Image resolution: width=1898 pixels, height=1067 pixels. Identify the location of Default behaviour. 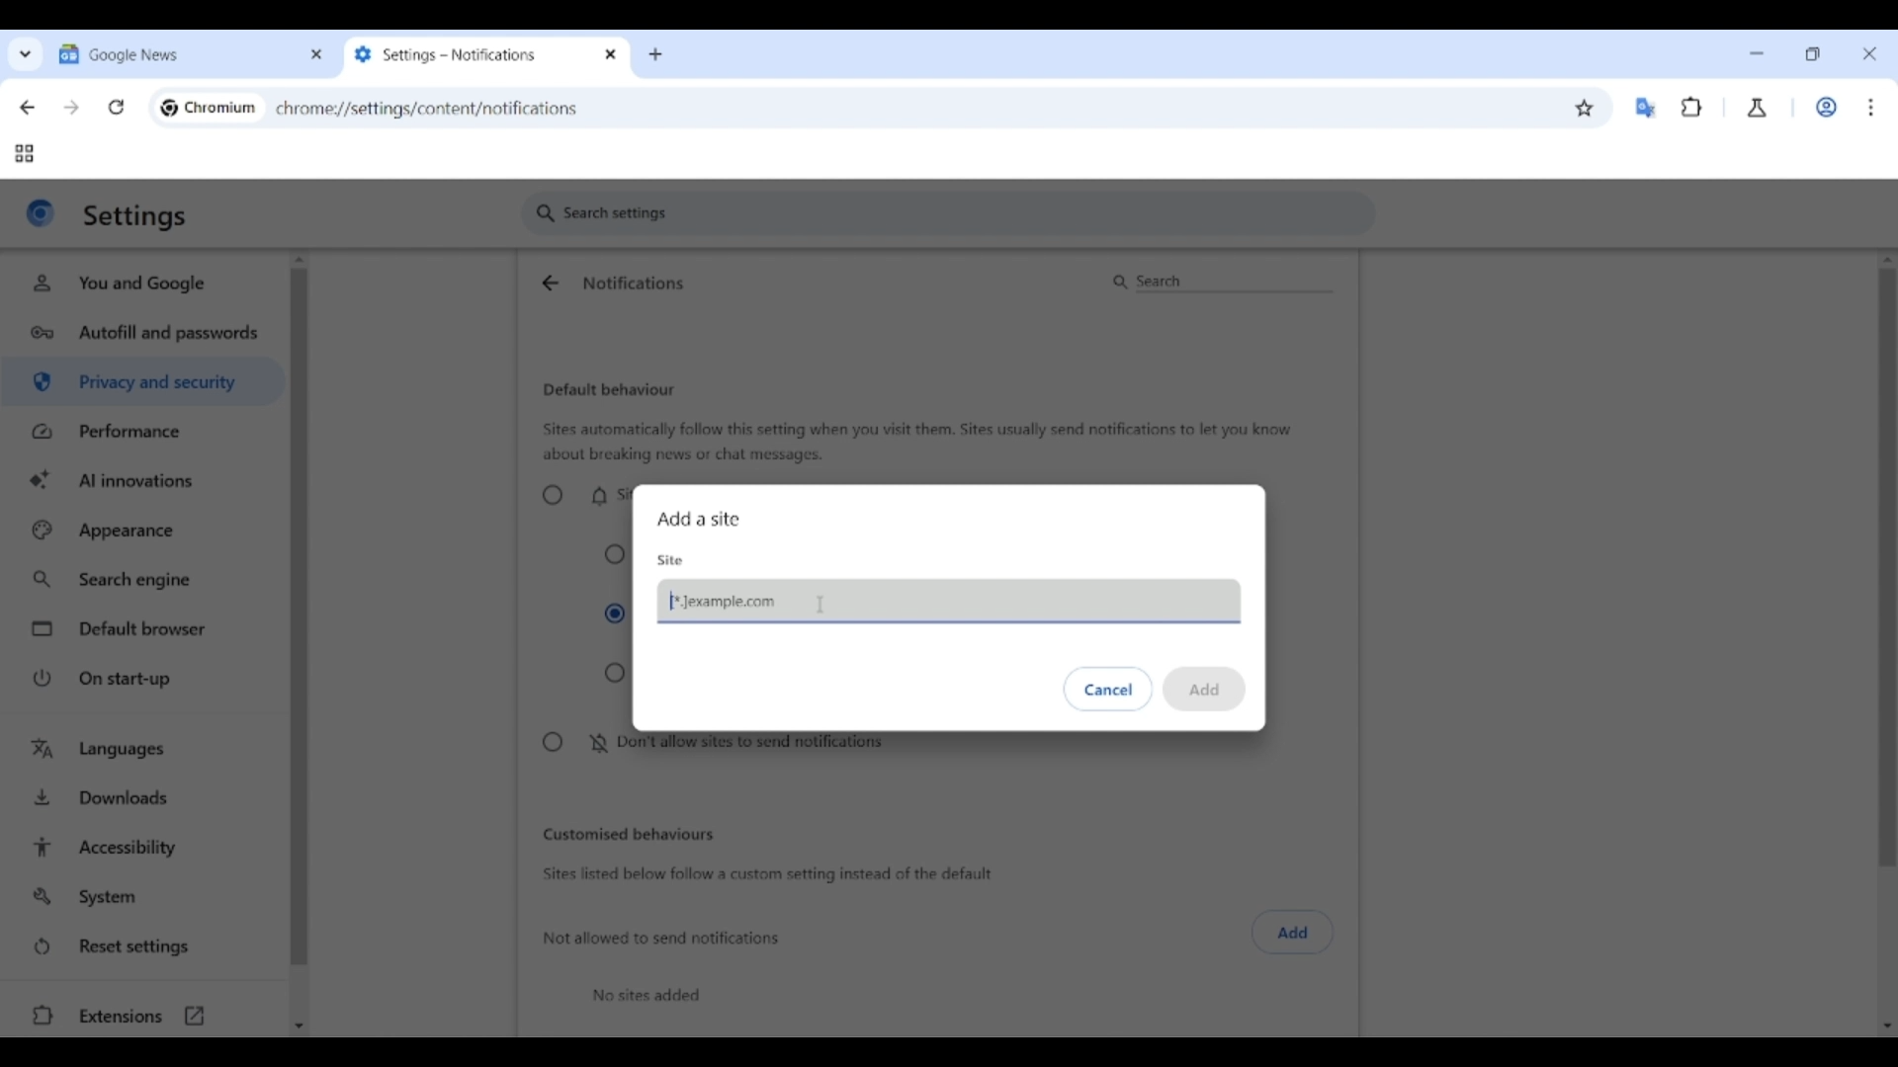
(609, 390).